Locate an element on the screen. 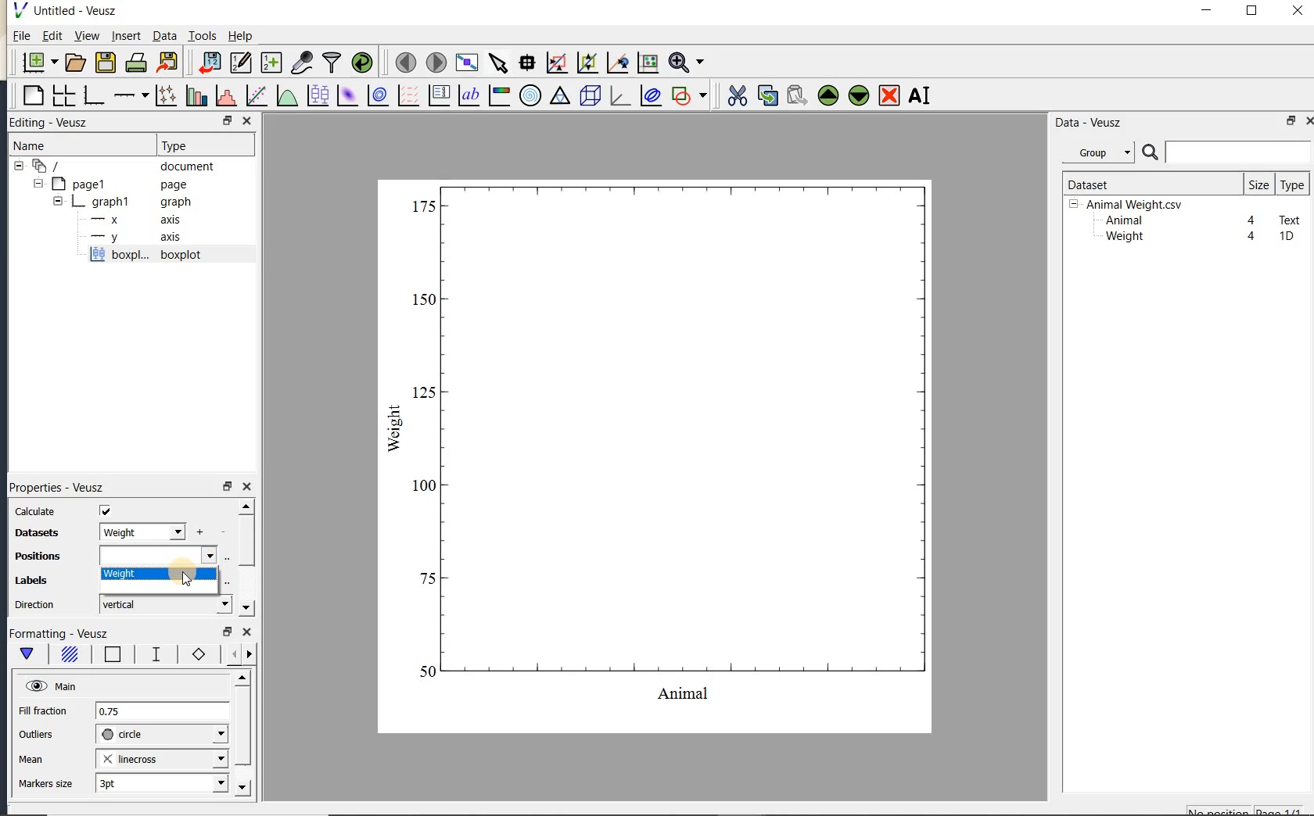 The width and height of the screenshot is (1314, 816). 3pt is located at coordinates (160, 782).